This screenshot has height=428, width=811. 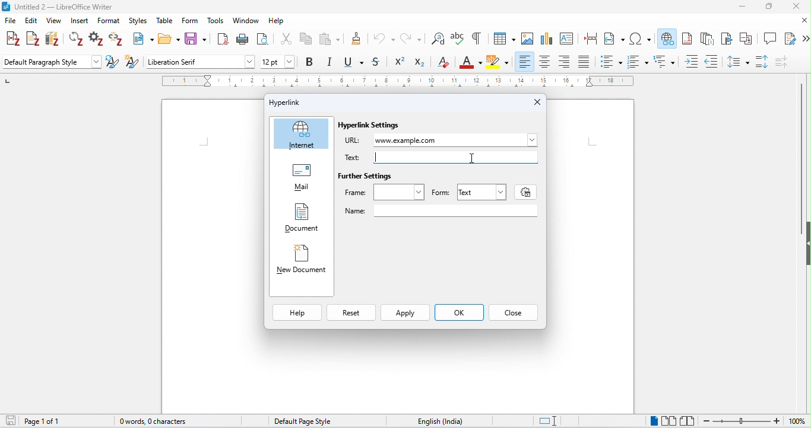 What do you see at coordinates (169, 38) in the screenshot?
I see `open` at bounding box center [169, 38].